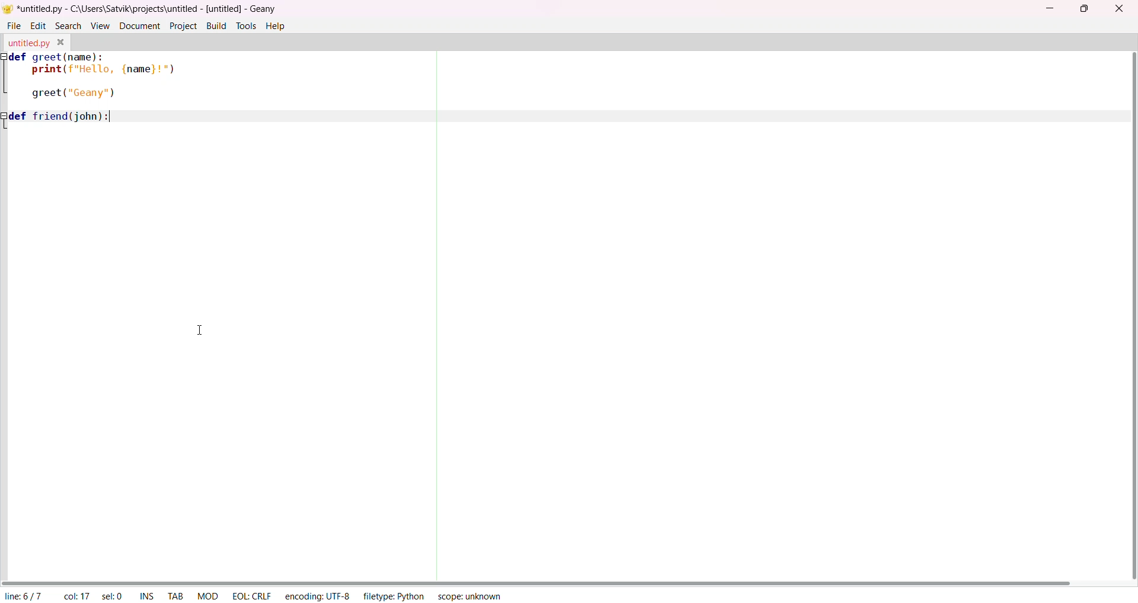 The image size is (1138, 603). I want to click on help, so click(274, 26).